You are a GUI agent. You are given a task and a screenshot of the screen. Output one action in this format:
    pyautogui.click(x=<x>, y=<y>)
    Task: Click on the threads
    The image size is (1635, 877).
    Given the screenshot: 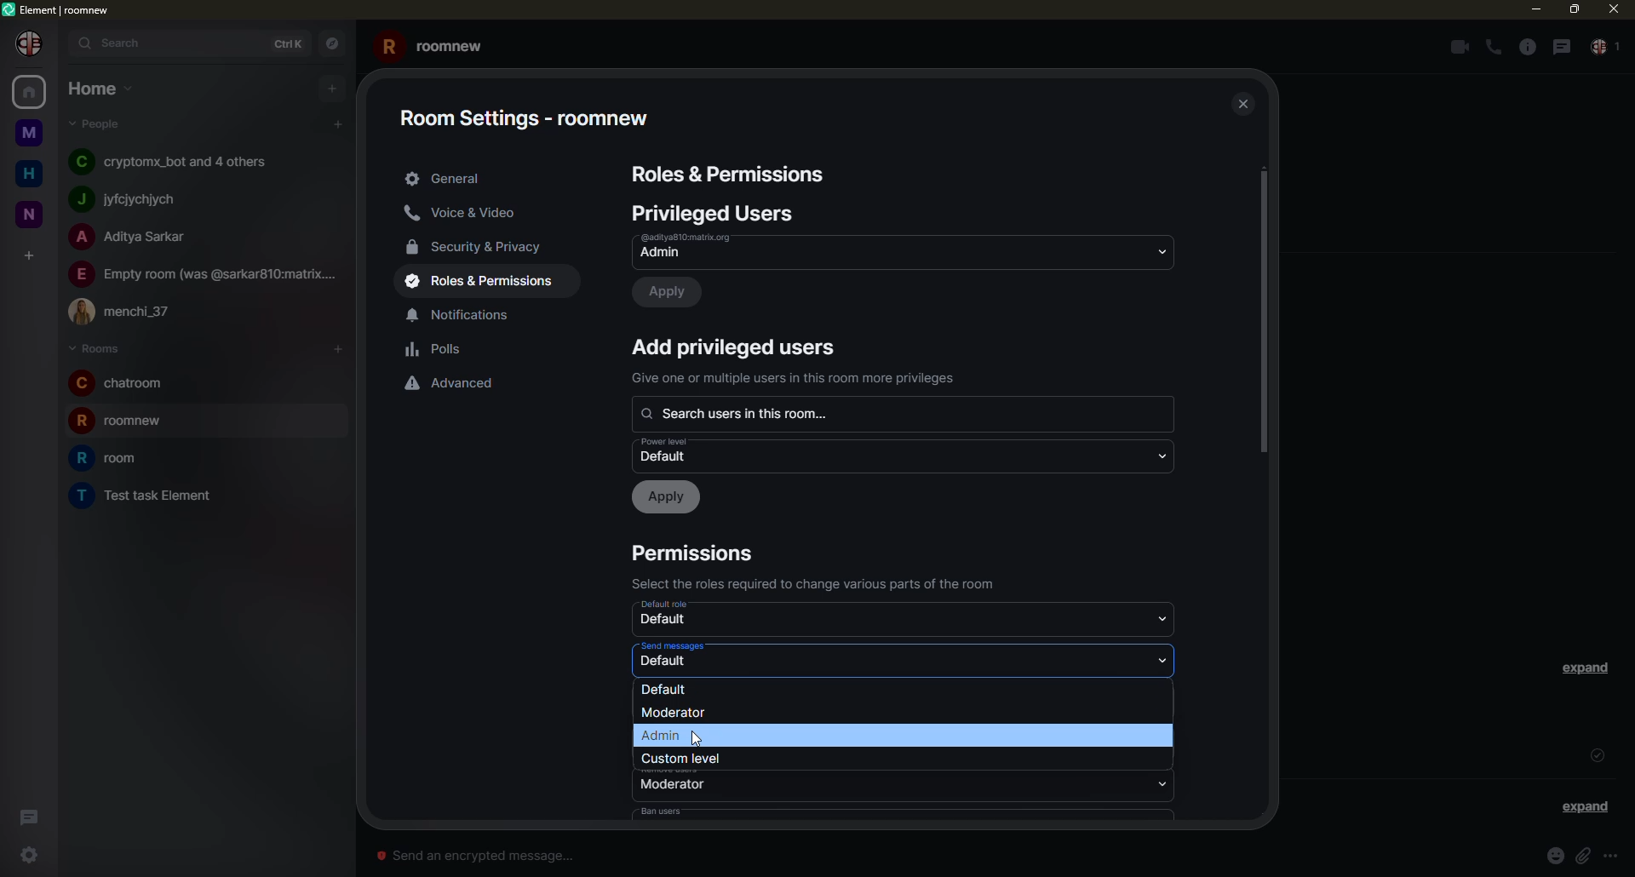 What is the action you would take?
    pyautogui.click(x=1561, y=46)
    